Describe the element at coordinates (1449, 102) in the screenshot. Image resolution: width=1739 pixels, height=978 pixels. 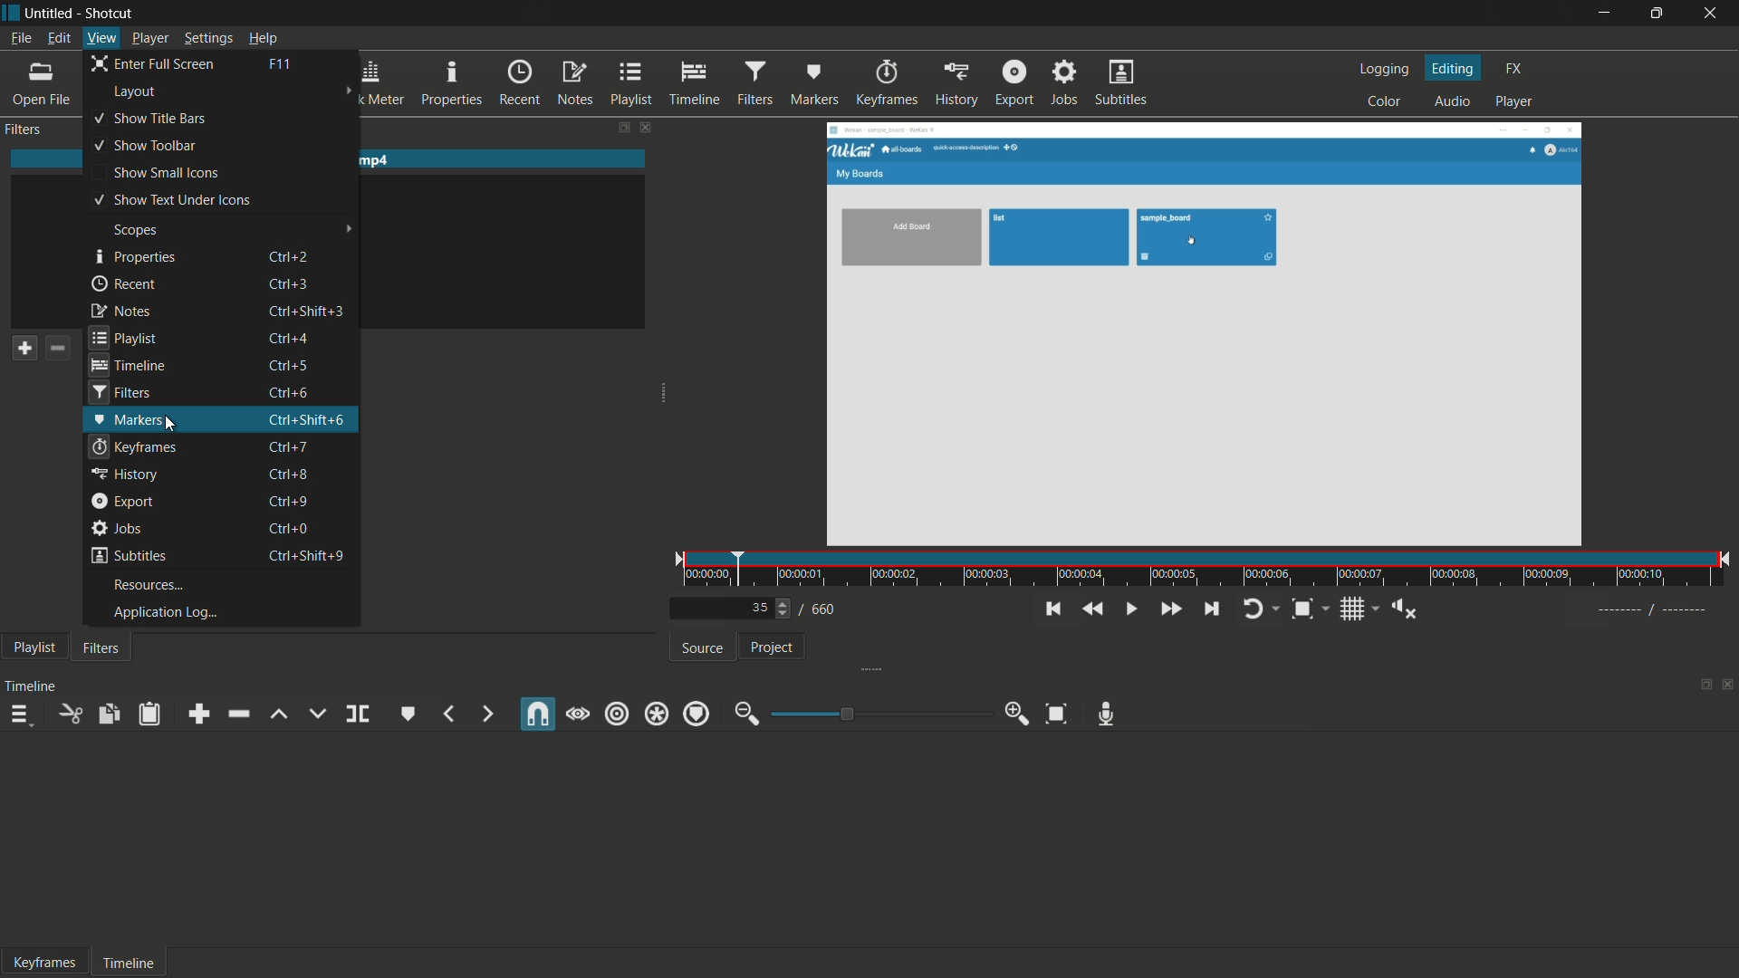
I see `audio` at that location.